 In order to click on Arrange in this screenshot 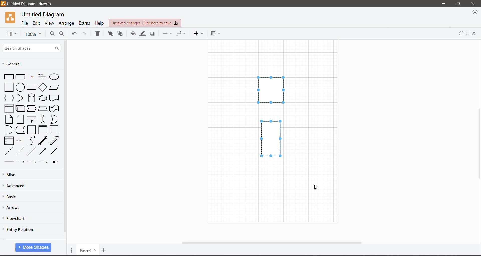, I will do `click(67, 23)`.